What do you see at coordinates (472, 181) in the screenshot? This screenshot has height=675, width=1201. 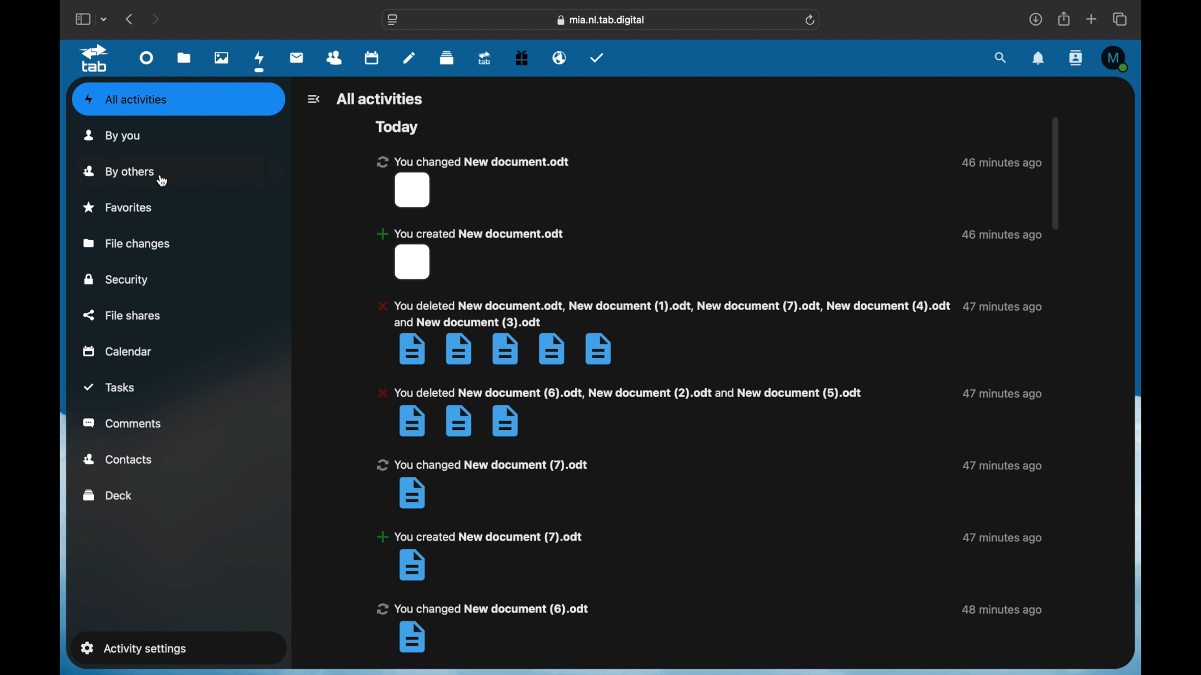 I see `notification` at bounding box center [472, 181].